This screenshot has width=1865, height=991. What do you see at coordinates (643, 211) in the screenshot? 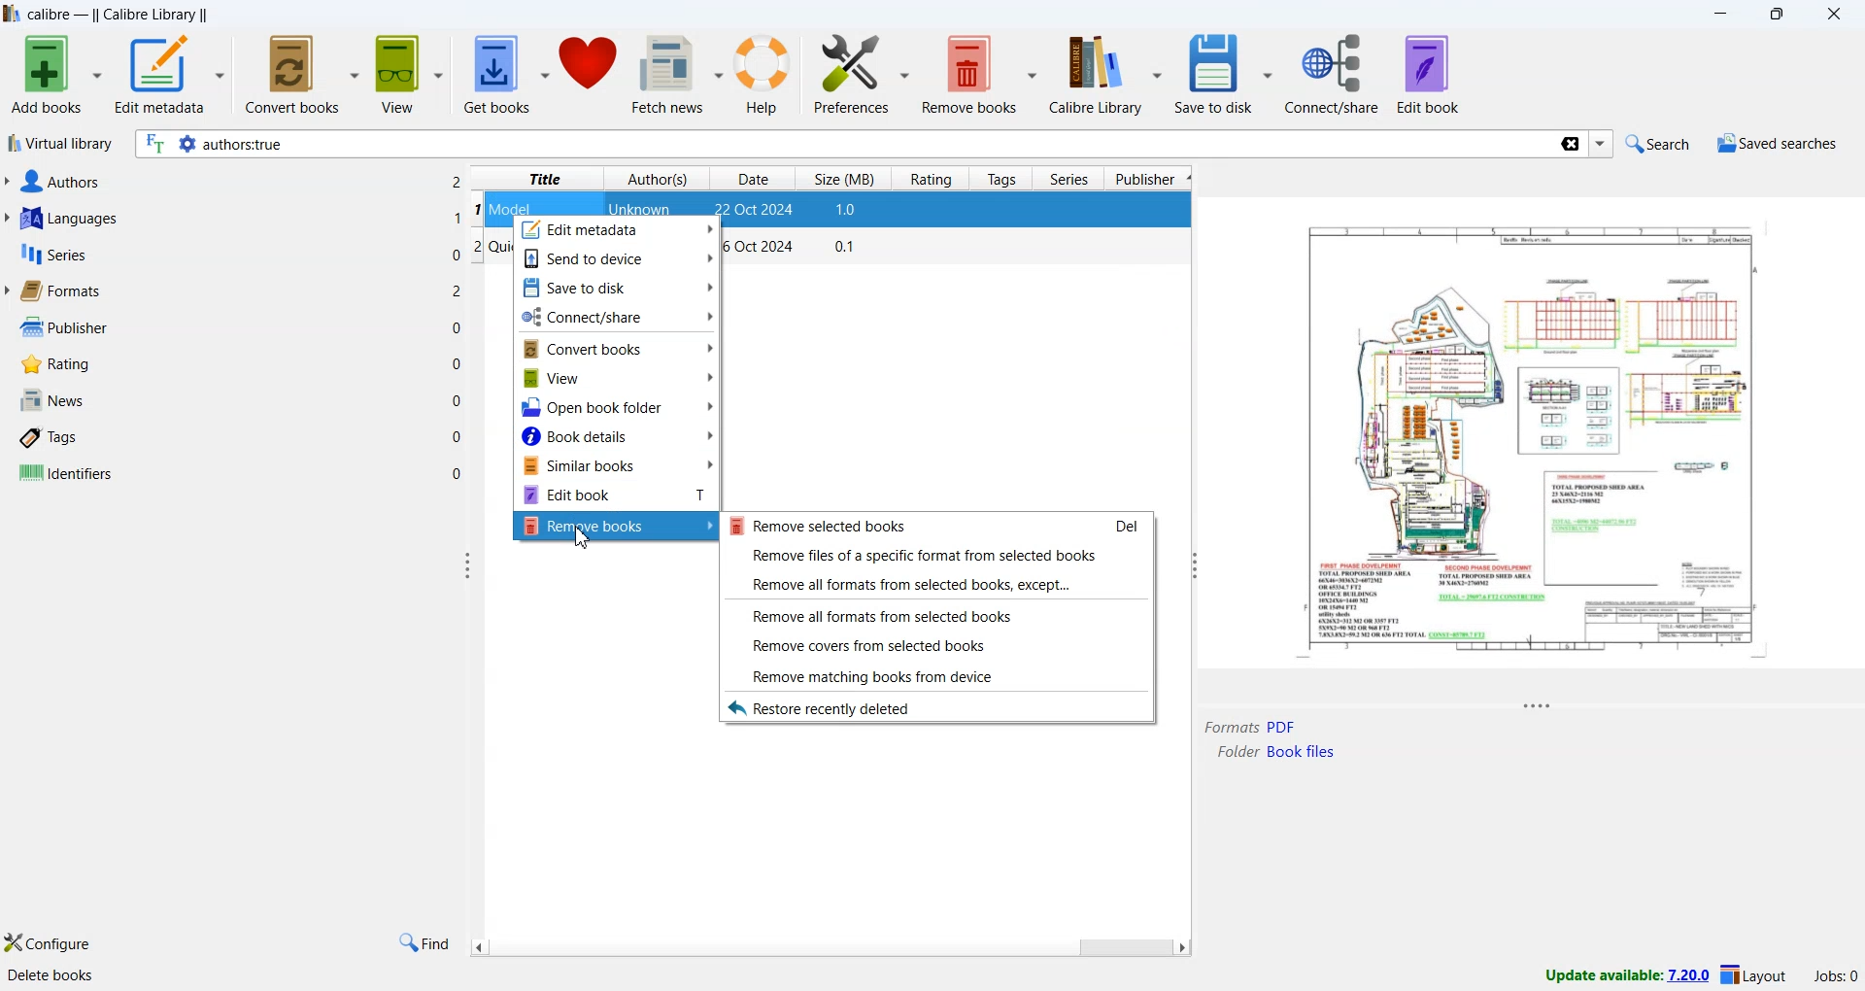
I see `unknown` at bounding box center [643, 211].